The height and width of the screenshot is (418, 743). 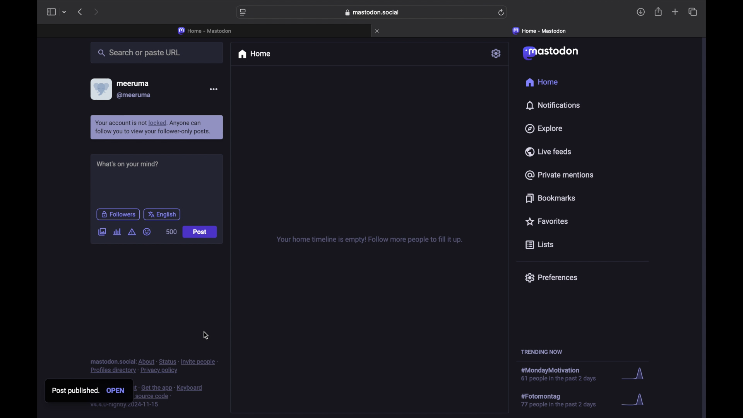 What do you see at coordinates (127, 164) in the screenshot?
I see `what's on your  mind` at bounding box center [127, 164].